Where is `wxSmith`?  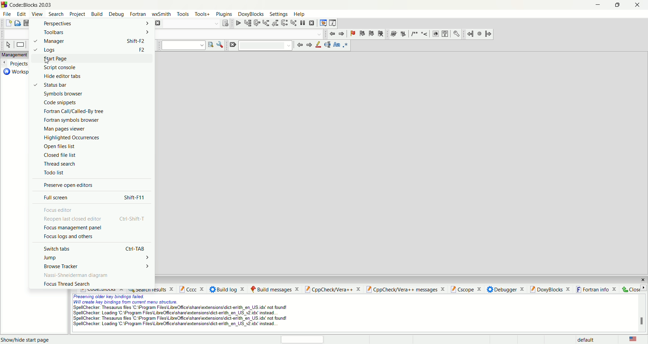
wxSmith is located at coordinates (162, 14).